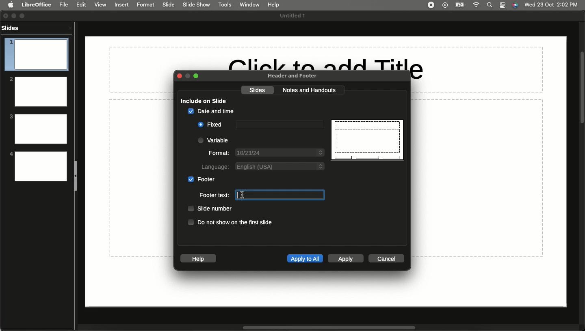 This screenshot has width=585, height=331. I want to click on Text box, so click(278, 125).